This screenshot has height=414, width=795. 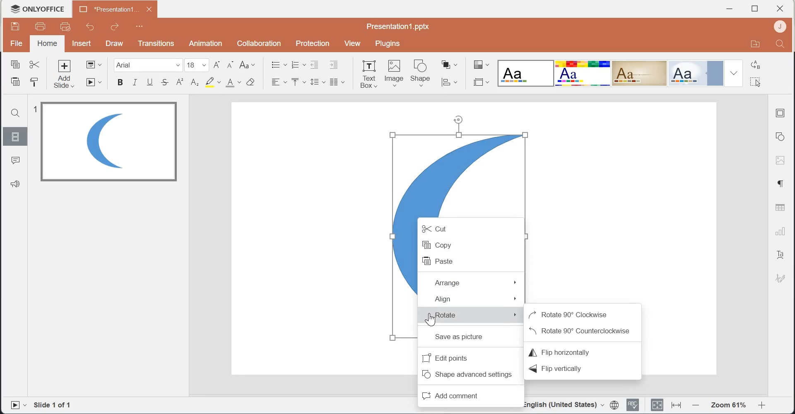 I want to click on Strike through, so click(x=165, y=82).